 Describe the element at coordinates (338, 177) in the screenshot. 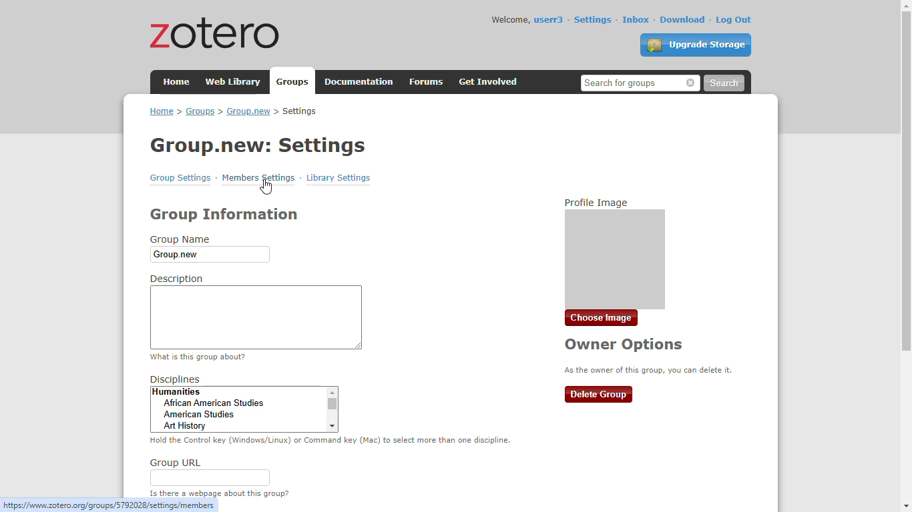

I see `library settings` at that location.